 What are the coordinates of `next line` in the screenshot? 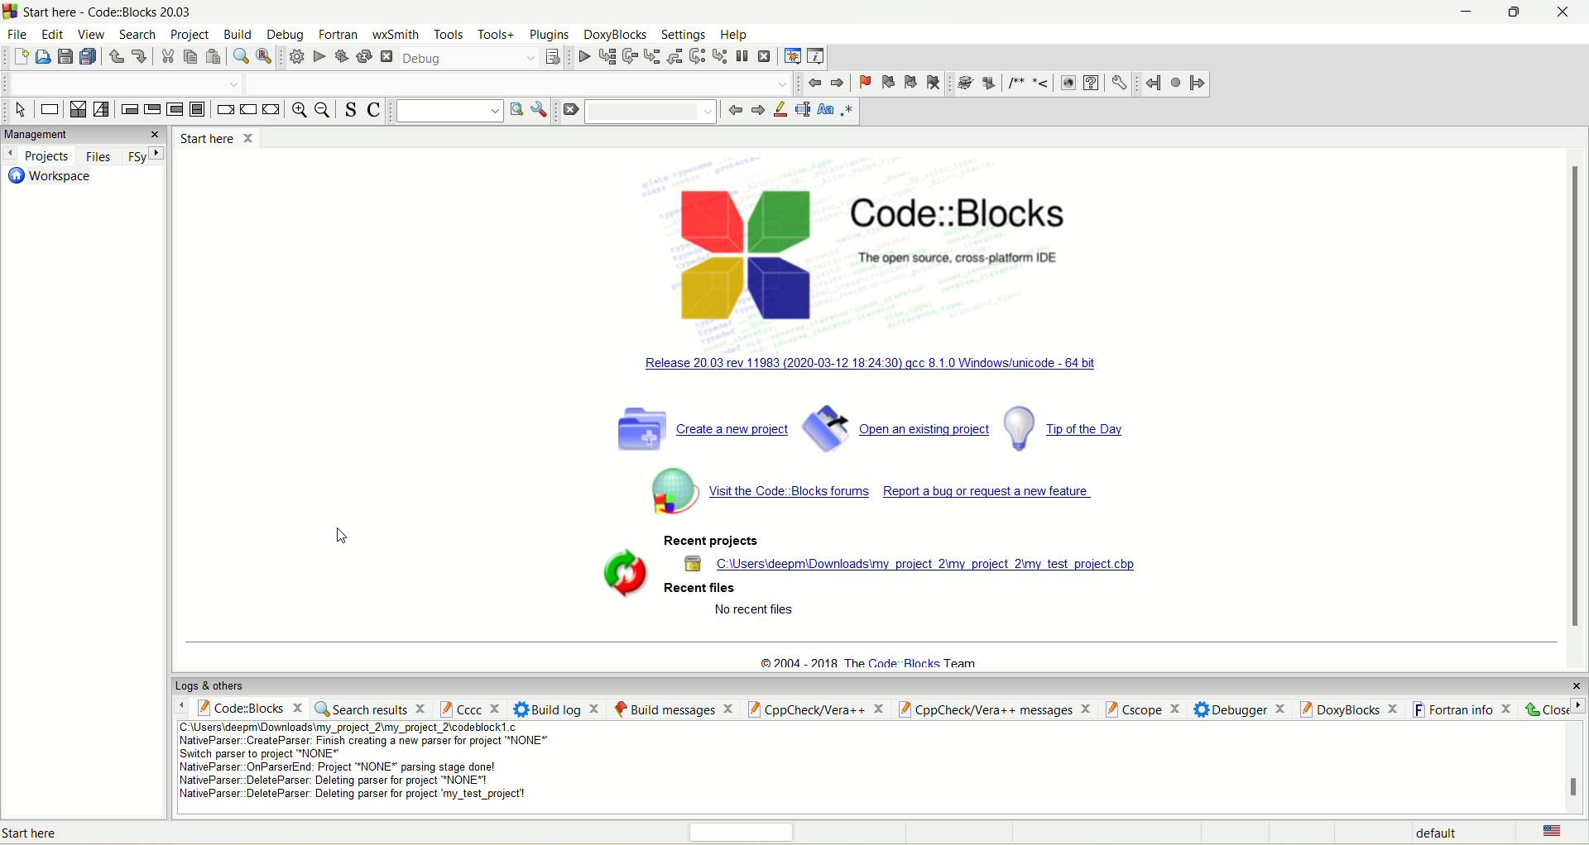 It's located at (630, 57).